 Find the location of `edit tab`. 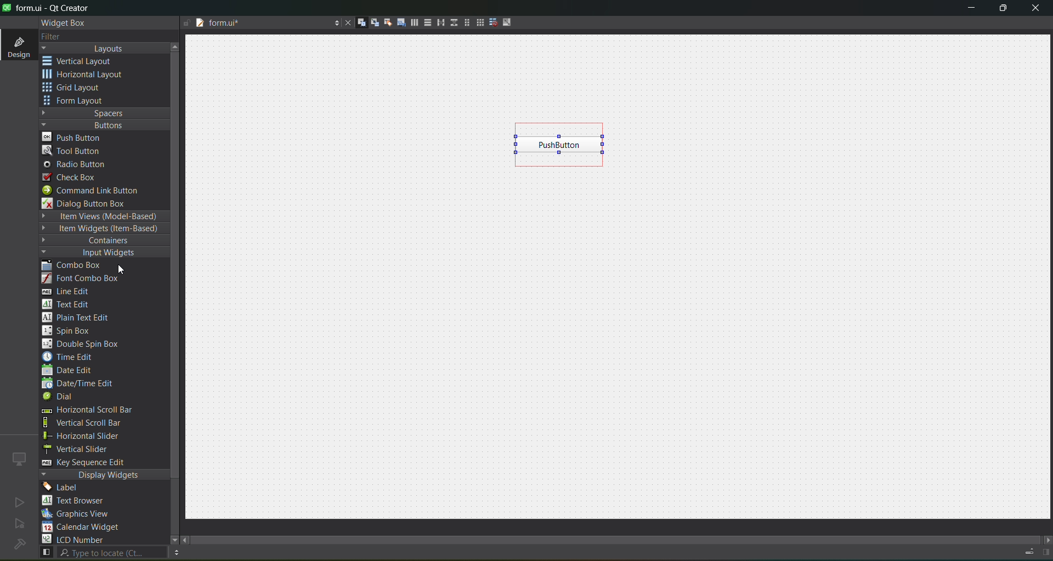

edit tab is located at coordinates (397, 24).